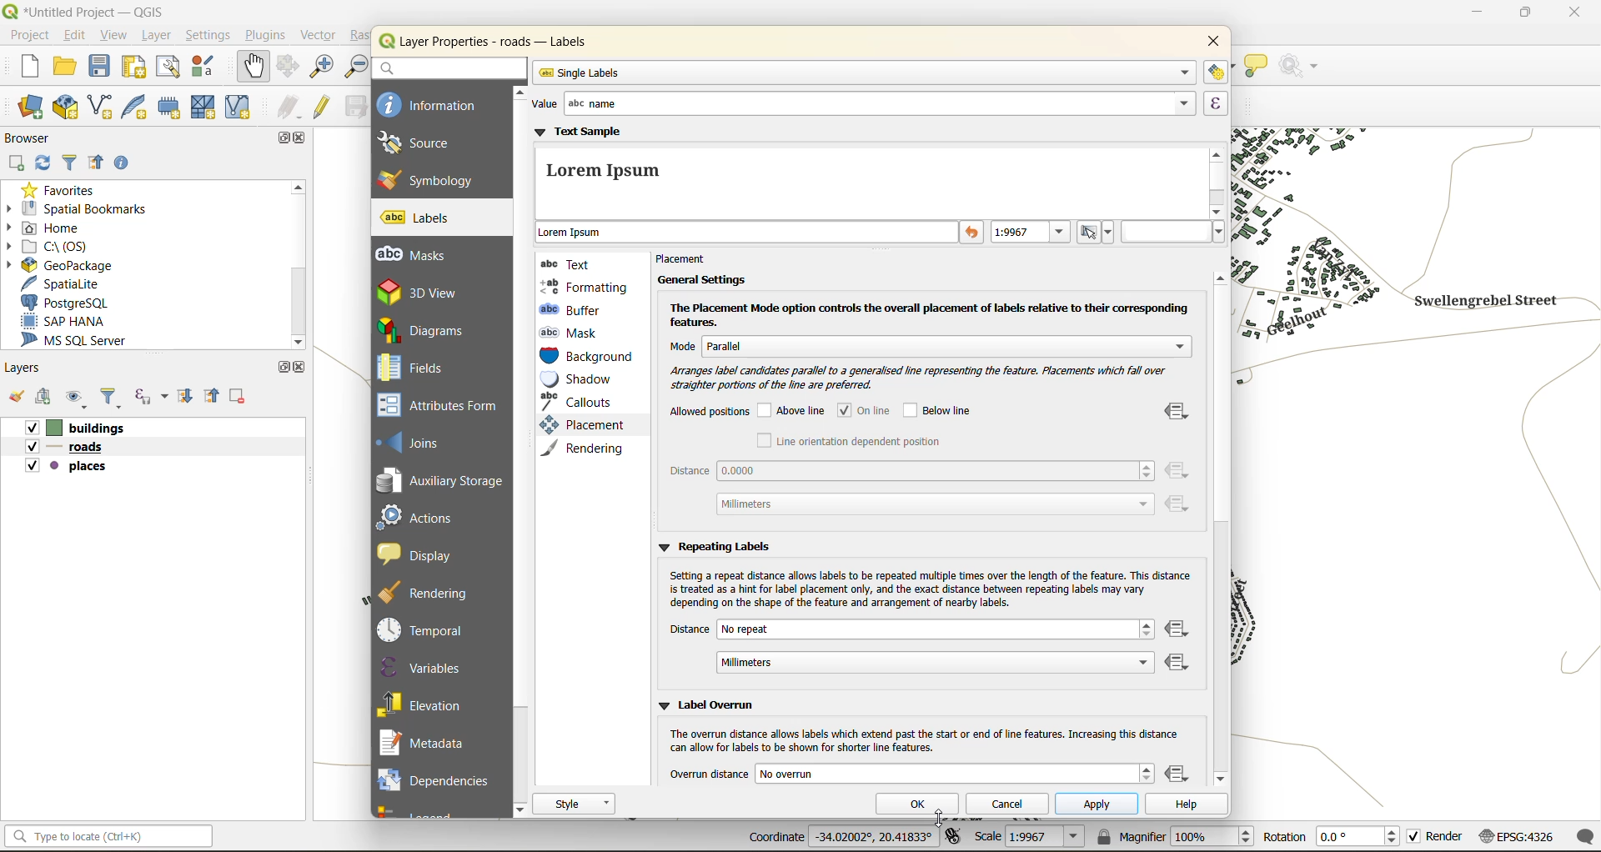 The width and height of the screenshot is (1601, 852). What do you see at coordinates (841, 837) in the screenshot?
I see `coordinates` at bounding box center [841, 837].